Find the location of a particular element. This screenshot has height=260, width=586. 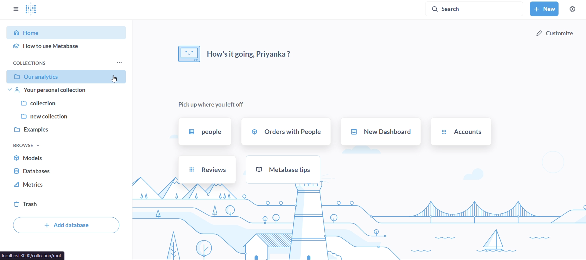

pick up where you left off is located at coordinates (212, 104).